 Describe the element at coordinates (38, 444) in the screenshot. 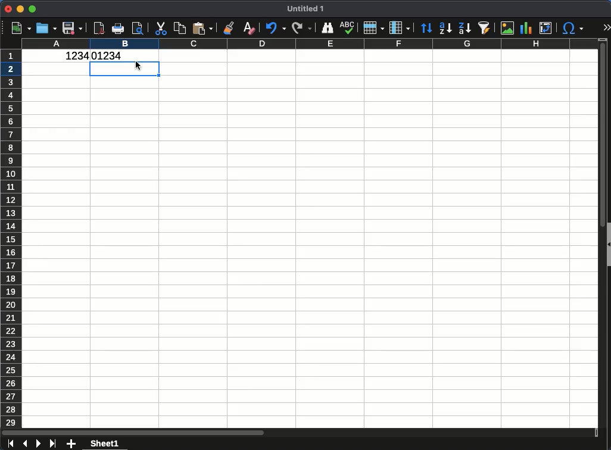

I see `next sheet` at that location.